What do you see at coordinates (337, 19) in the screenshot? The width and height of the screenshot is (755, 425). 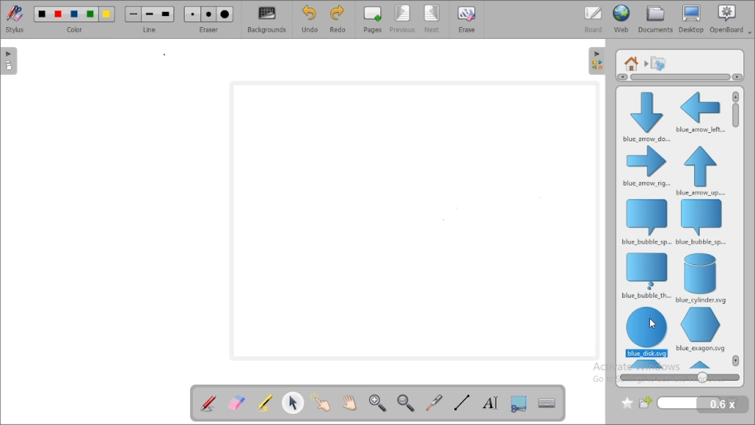 I see `redo` at bounding box center [337, 19].